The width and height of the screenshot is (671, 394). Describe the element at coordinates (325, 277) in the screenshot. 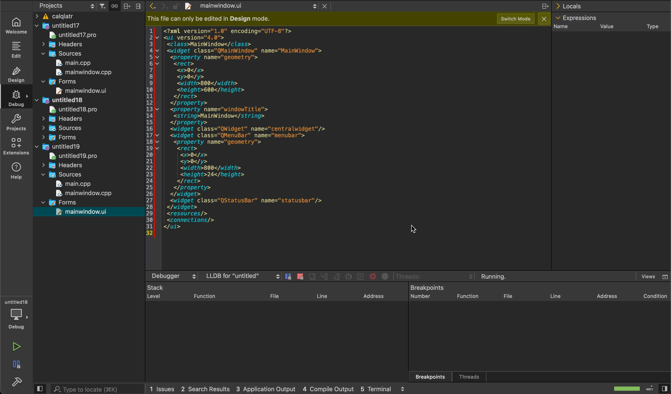

I see `terminal button` at that location.